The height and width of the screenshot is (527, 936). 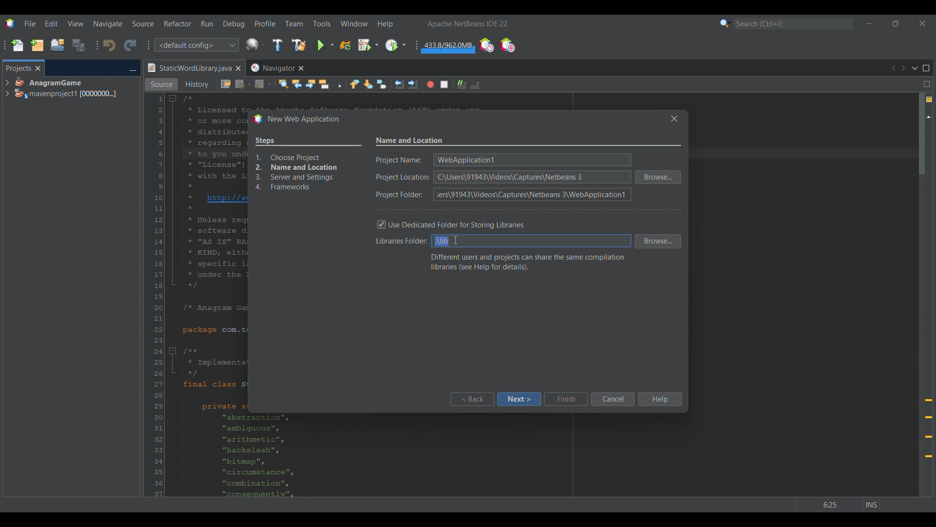 I want to click on Text box, so click(x=542, y=241).